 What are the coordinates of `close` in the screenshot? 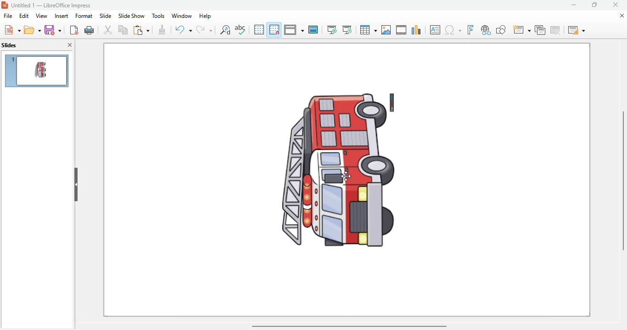 It's located at (615, 5).